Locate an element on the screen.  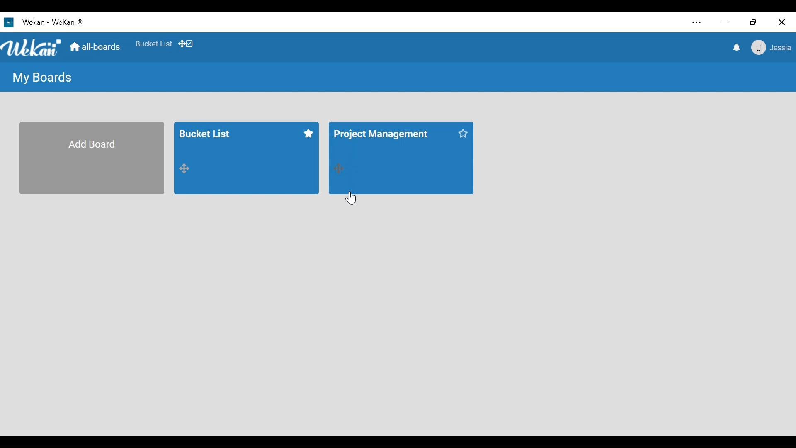
minimize is located at coordinates (723, 23).